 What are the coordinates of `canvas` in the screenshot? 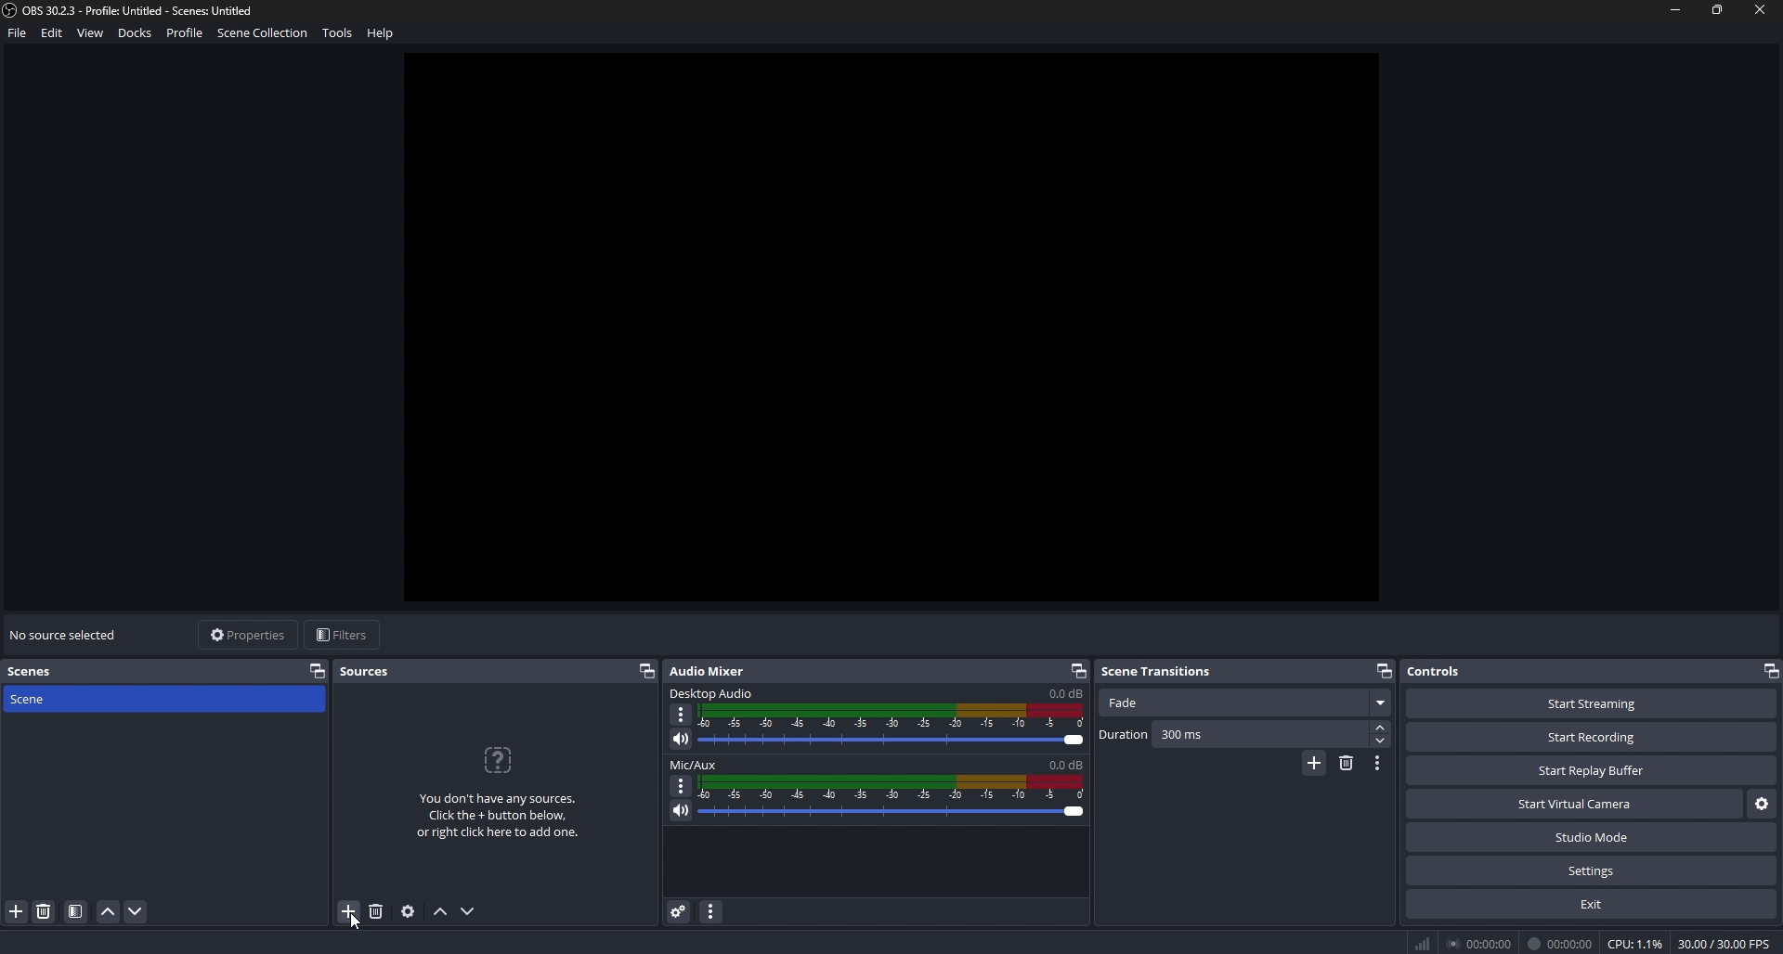 It's located at (893, 325).